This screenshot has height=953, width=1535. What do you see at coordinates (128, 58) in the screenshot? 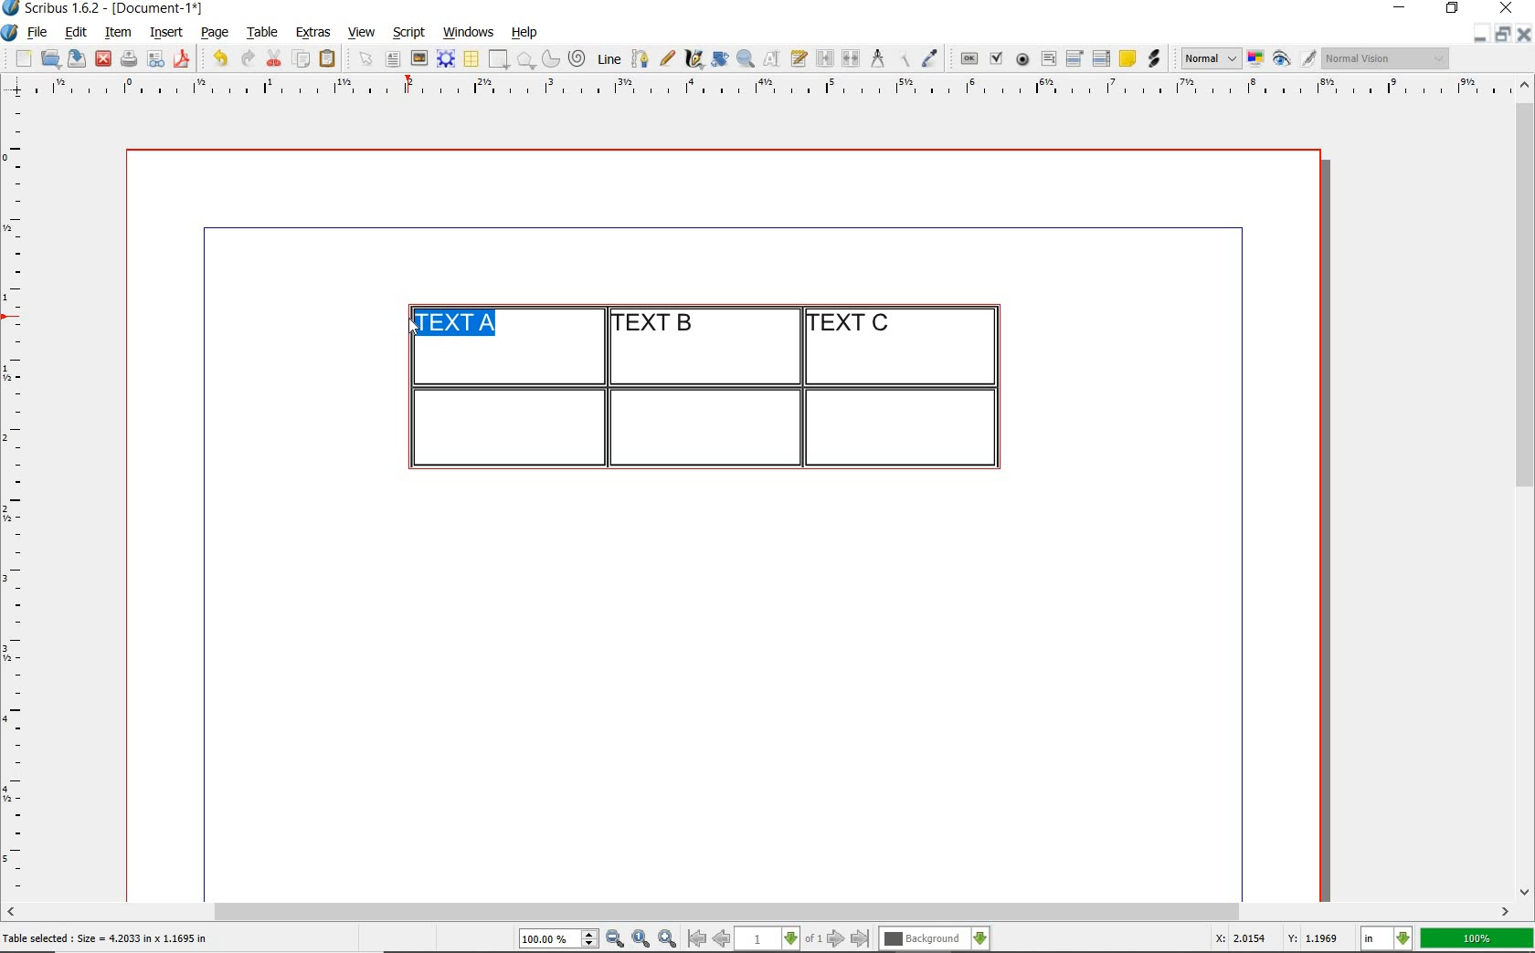
I see `print` at bounding box center [128, 58].